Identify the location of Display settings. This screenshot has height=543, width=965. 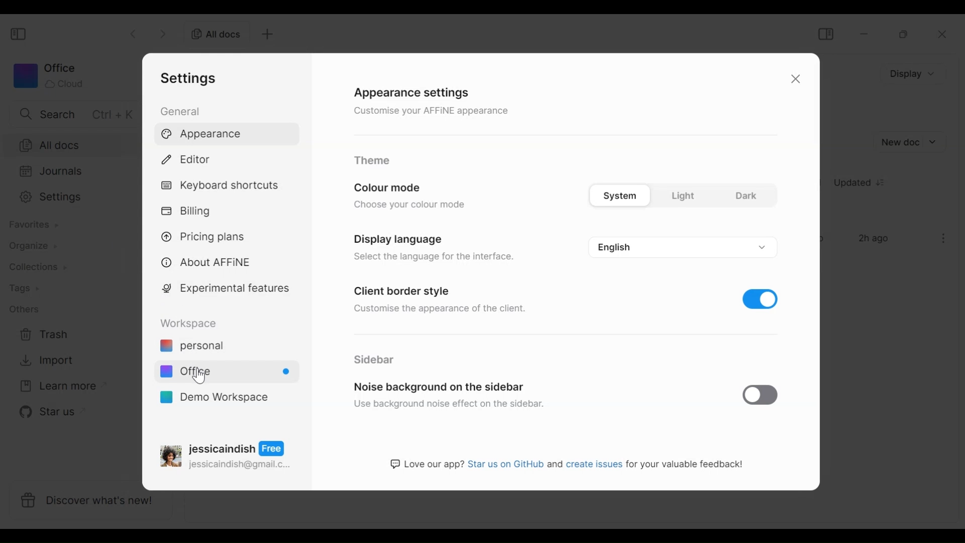
(396, 238).